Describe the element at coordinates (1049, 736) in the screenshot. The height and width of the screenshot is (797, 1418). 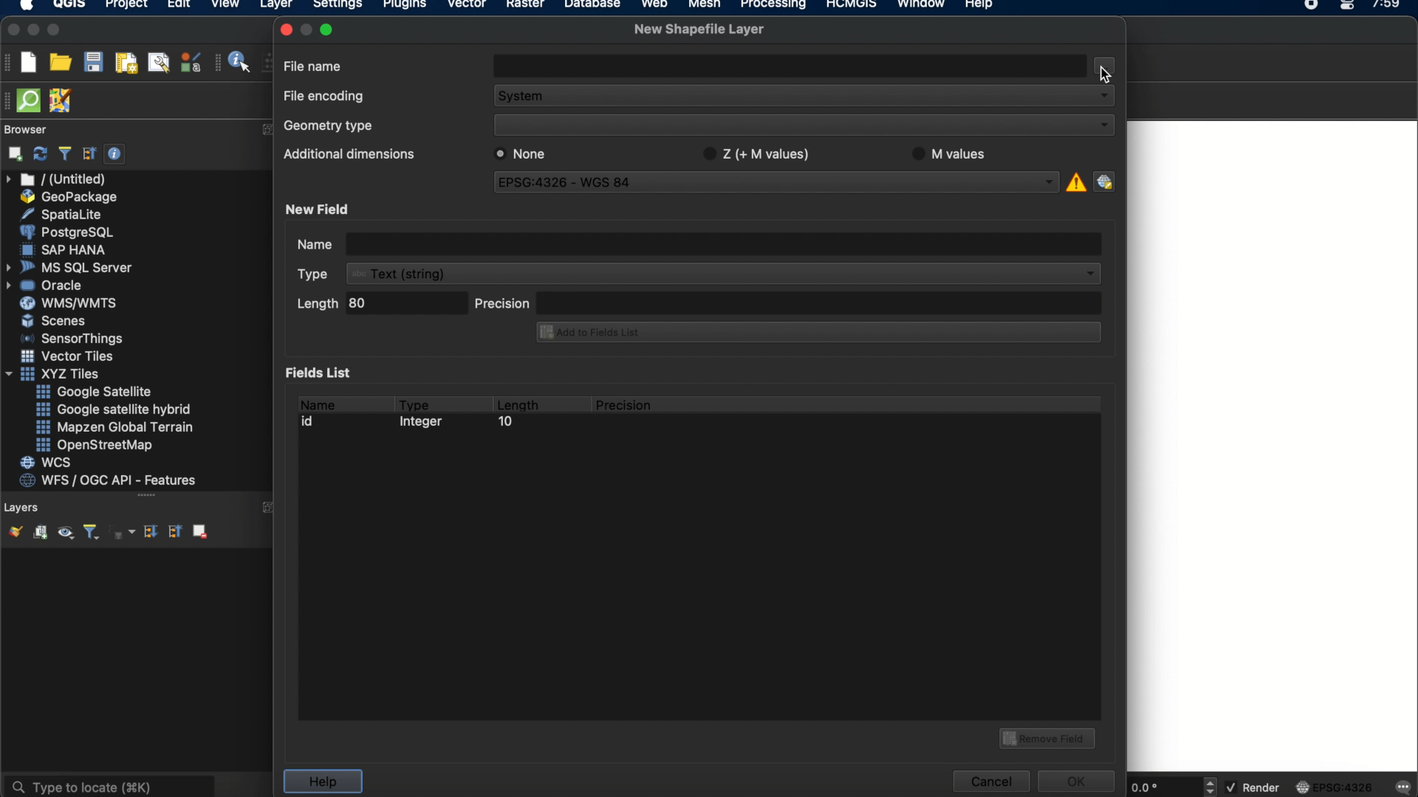
I see `remove field` at that location.